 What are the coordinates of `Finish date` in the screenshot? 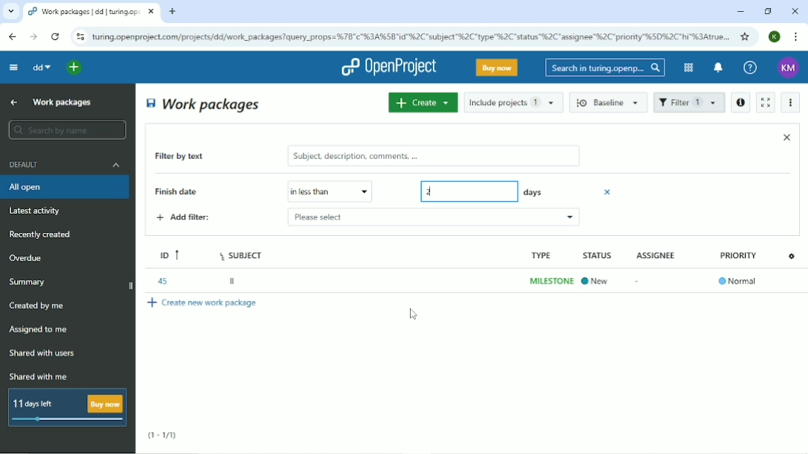 It's located at (188, 192).